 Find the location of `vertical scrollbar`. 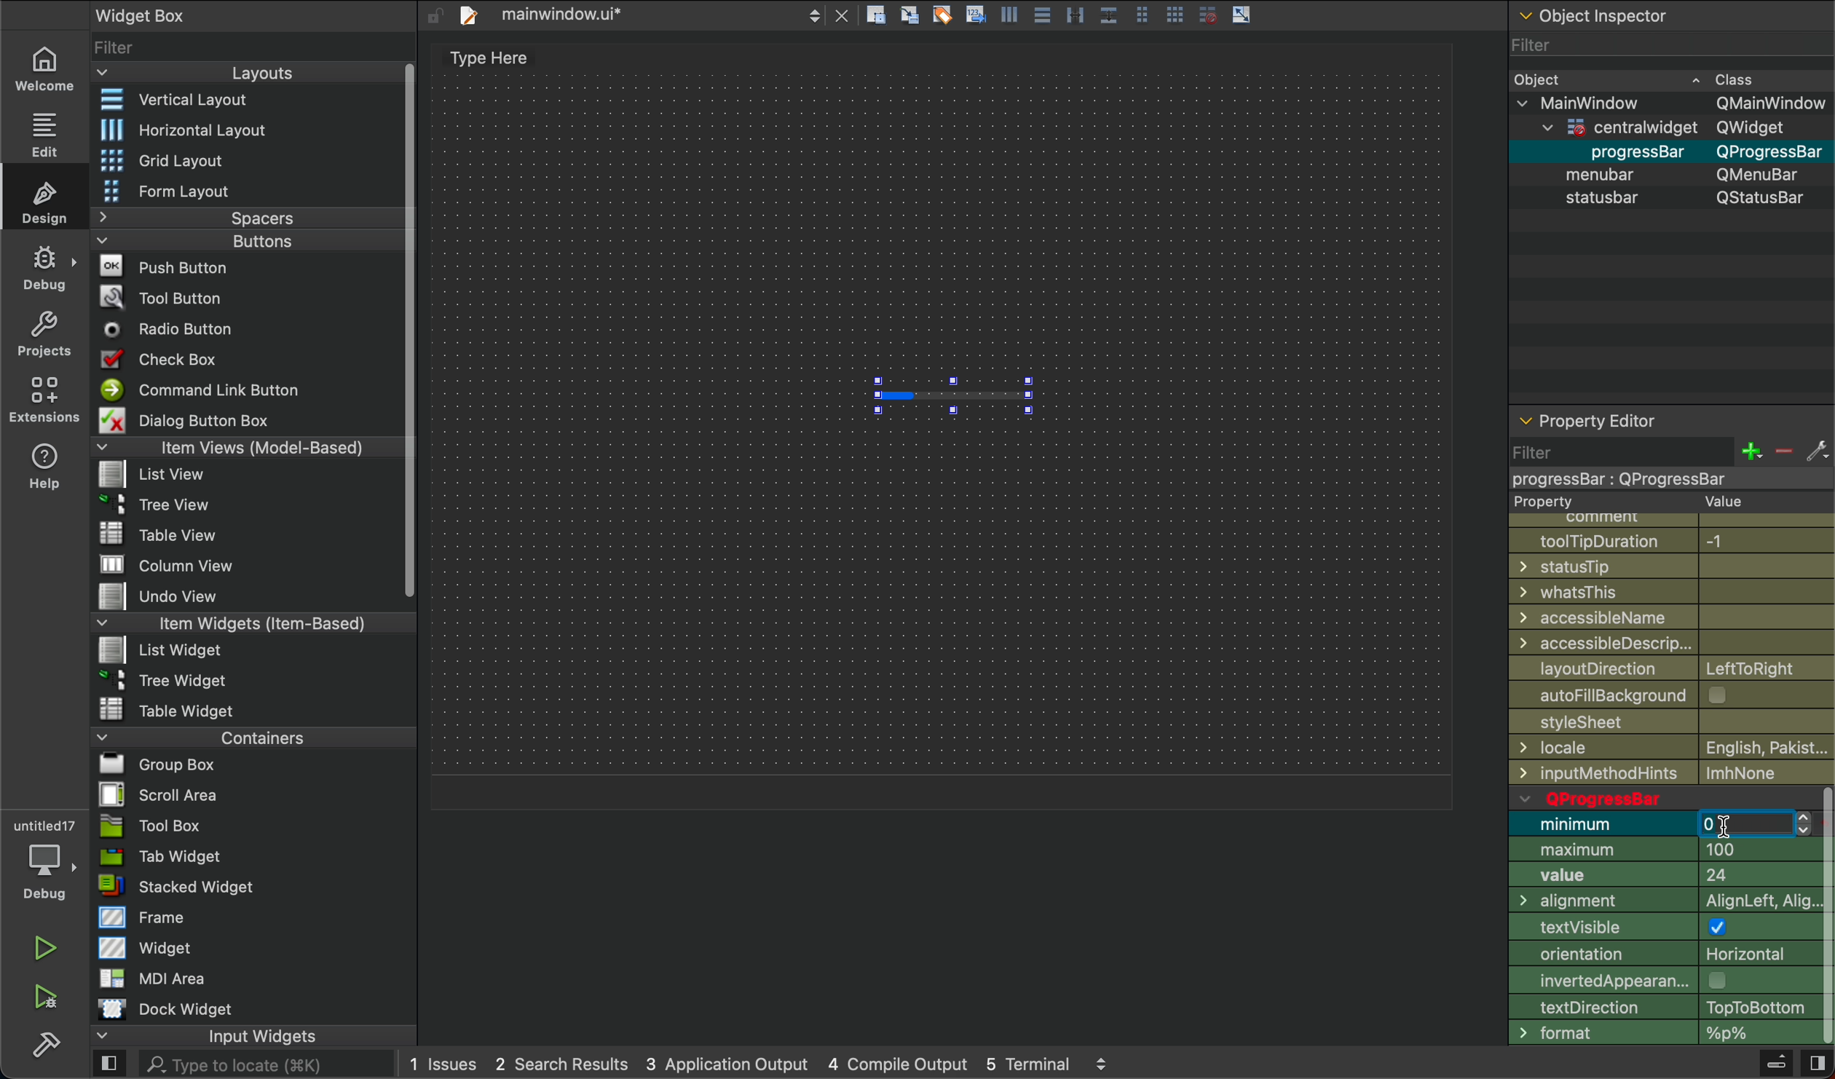

vertical scrollbar is located at coordinates (1823, 917).